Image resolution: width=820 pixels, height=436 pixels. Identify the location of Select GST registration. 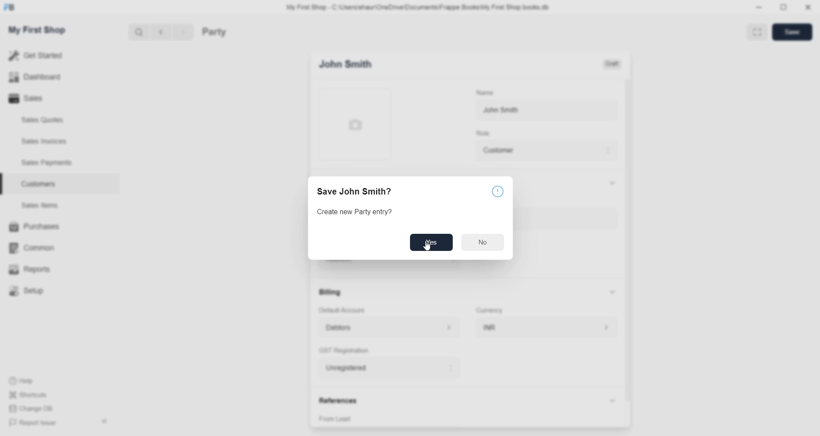
(376, 368).